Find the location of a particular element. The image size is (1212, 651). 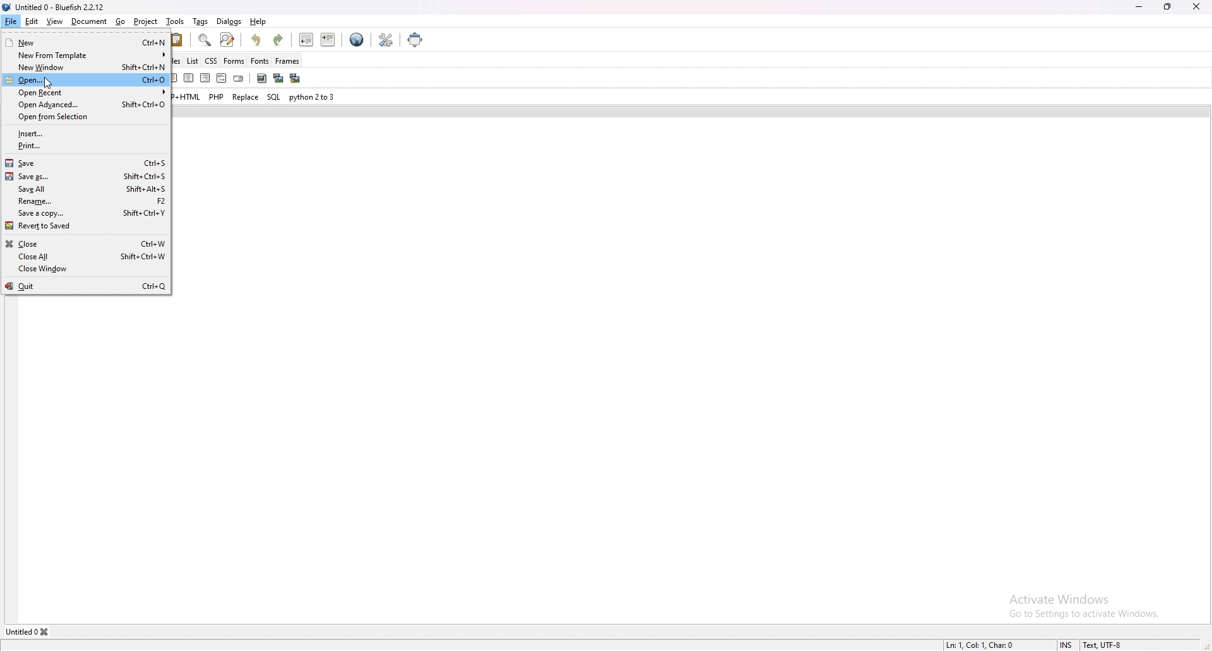

project is located at coordinates (145, 21).